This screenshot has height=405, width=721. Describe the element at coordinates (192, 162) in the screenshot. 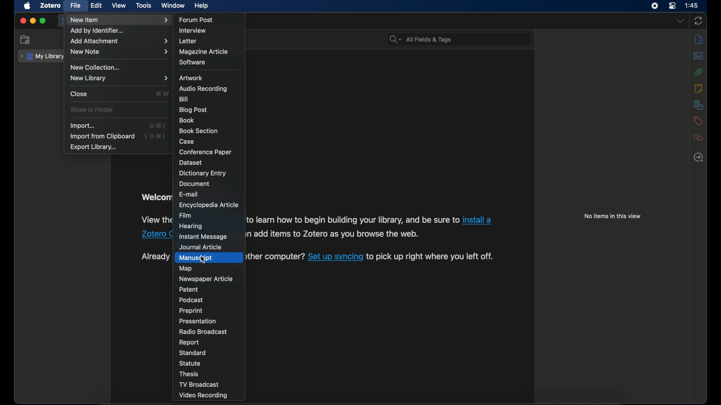

I see `dataset` at that location.